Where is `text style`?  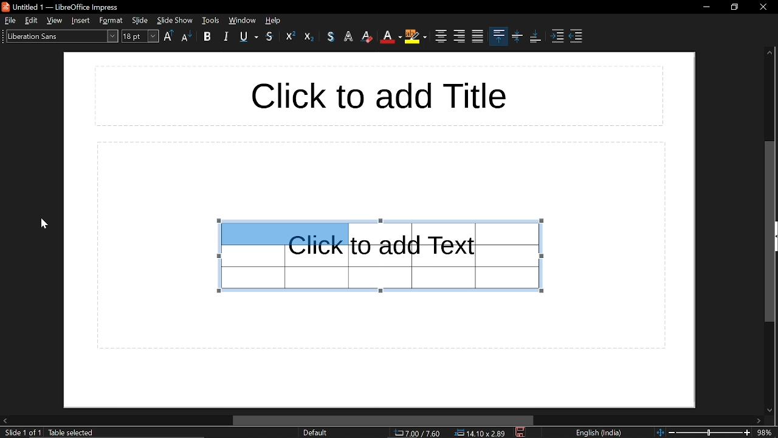 text style is located at coordinates (60, 36).